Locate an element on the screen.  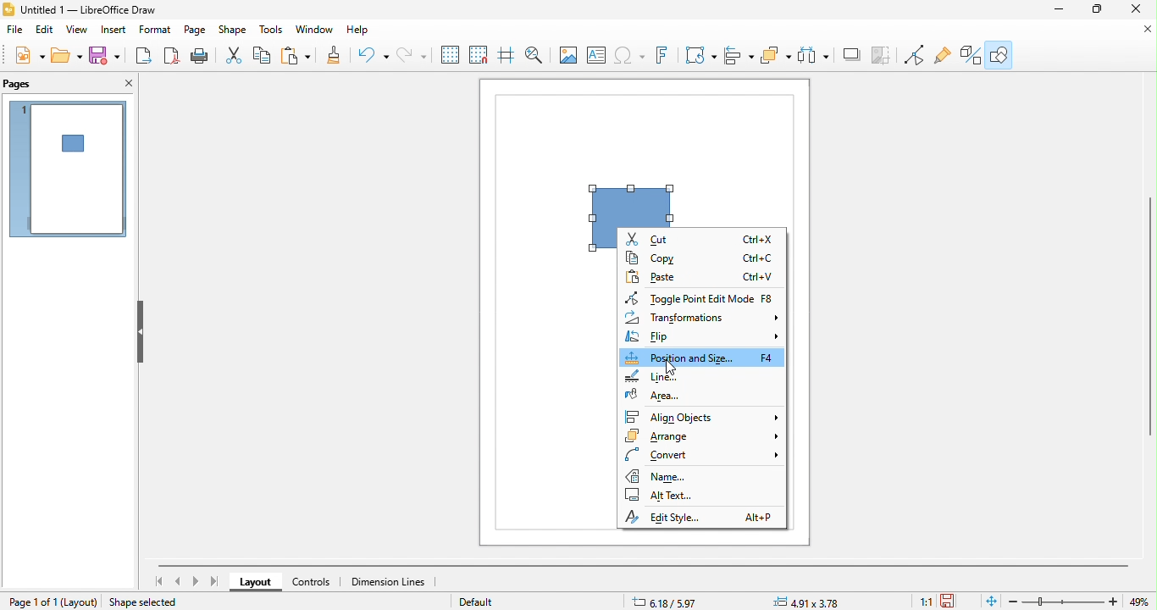
cut is located at coordinates (660, 238).